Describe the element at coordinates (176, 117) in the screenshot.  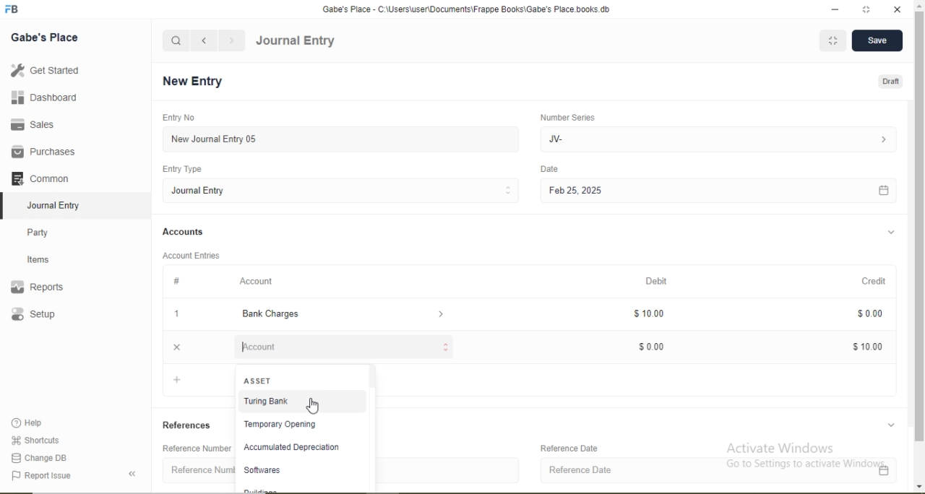
I see `Entry No` at that location.